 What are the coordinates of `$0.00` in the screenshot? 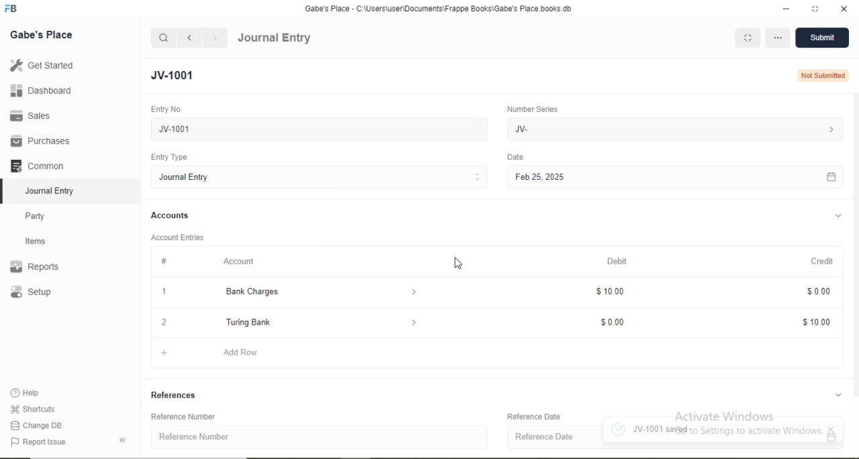 It's located at (611, 323).